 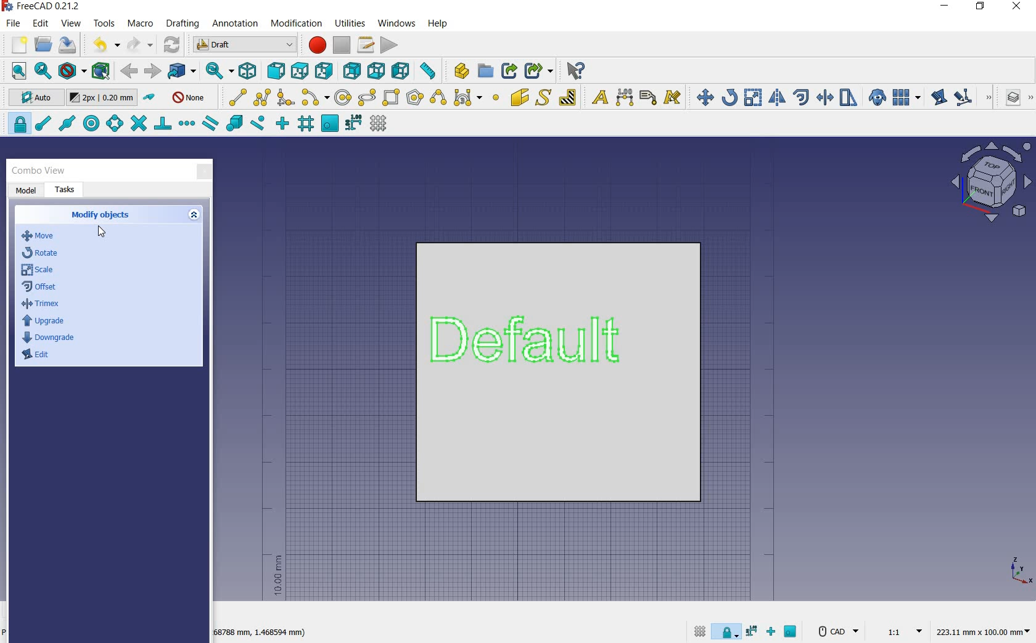 I want to click on isometric, so click(x=249, y=73).